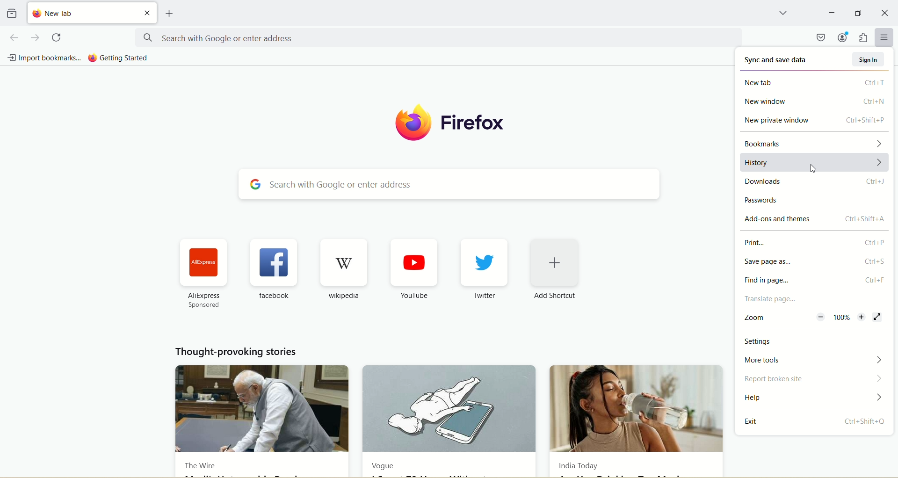 Image resolution: width=898 pixels, height=478 pixels. What do you see at coordinates (865, 37) in the screenshot?
I see `extensions` at bounding box center [865, 37].